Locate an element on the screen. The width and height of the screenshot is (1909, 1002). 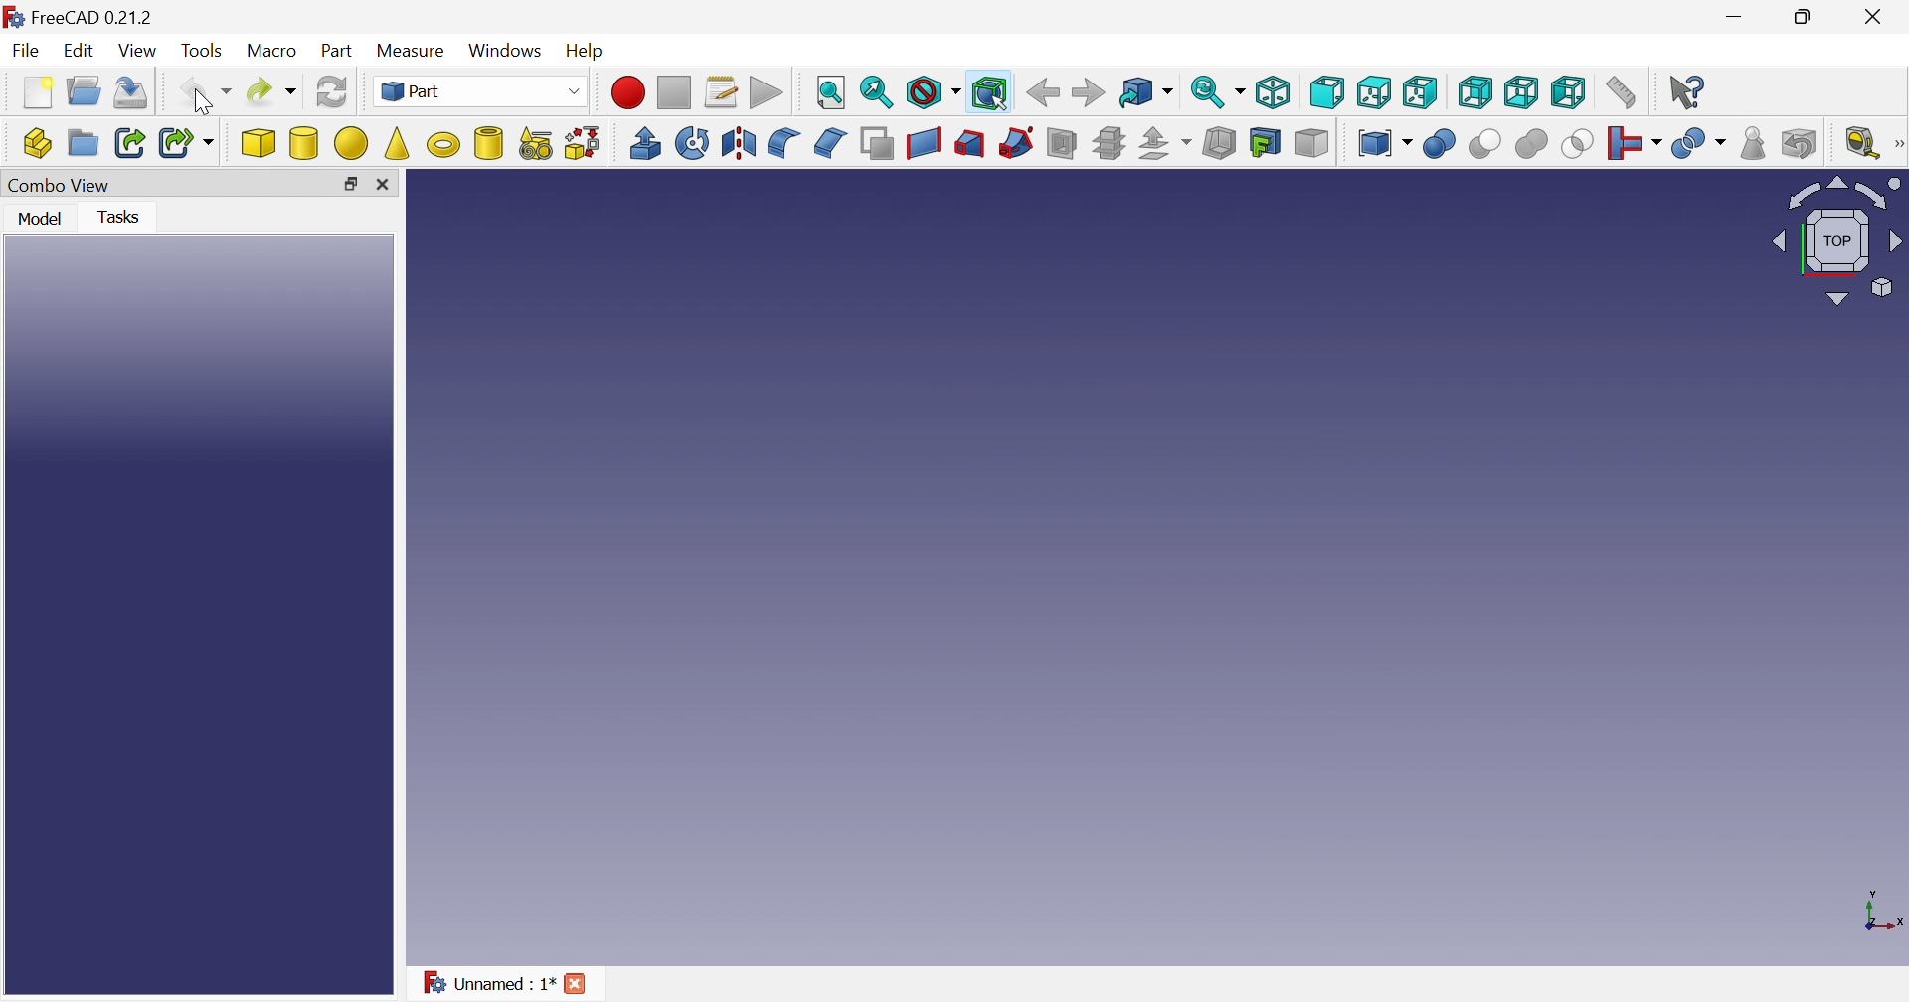
View is located at coordinates (137, 52).